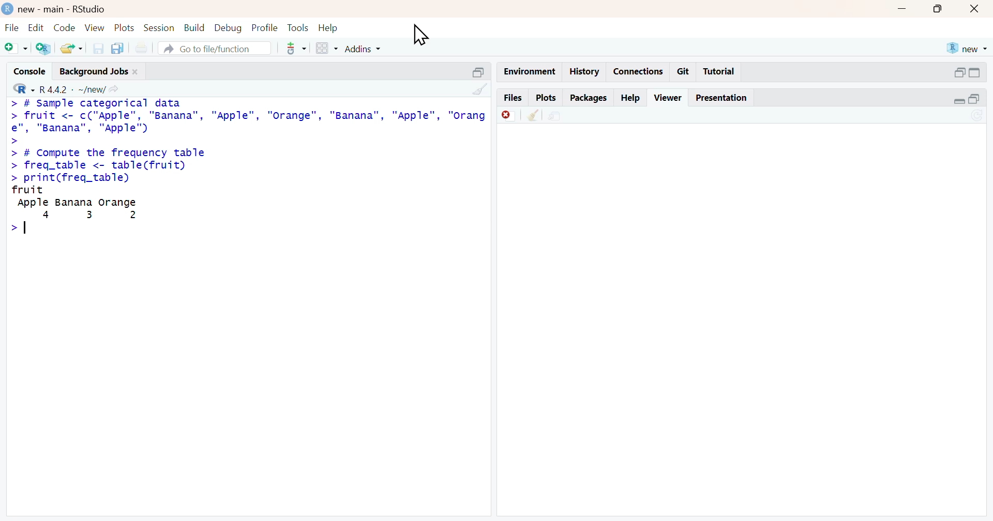 The height and width of the screenshot is (521, 993). I want to click on packages, so click(589, 98).